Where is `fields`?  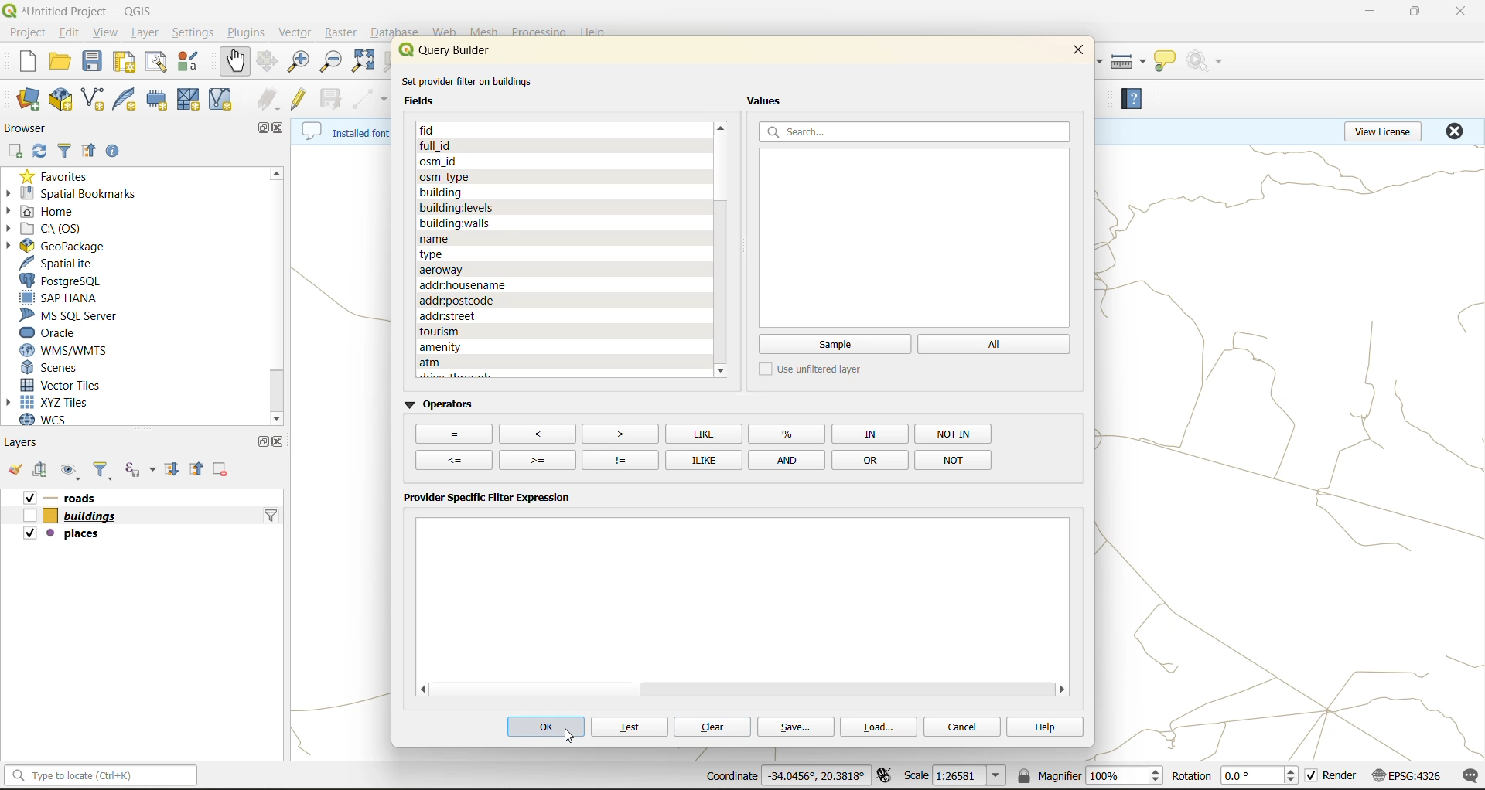 fields is located at coordinates (452, 316).